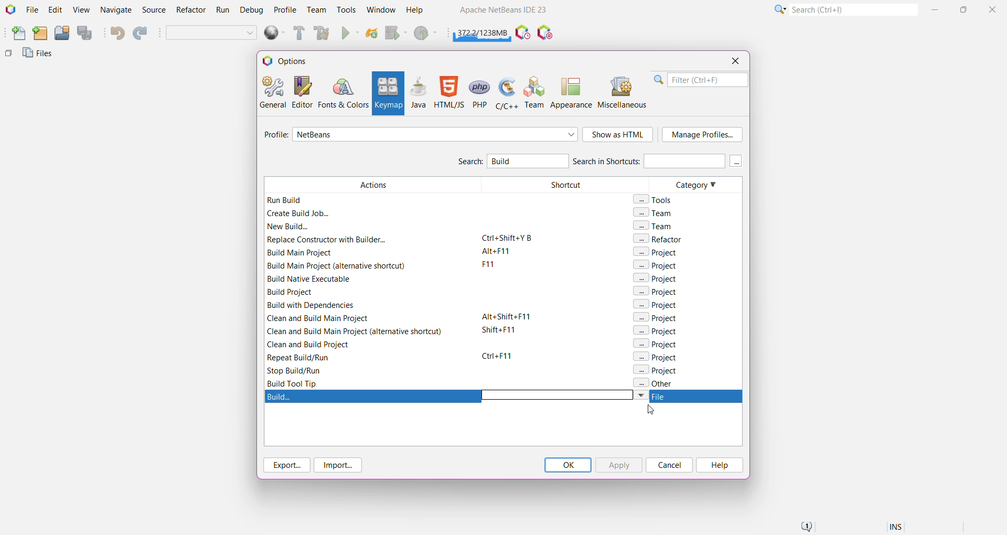 The width and height of the screenshot is (1007, 535). I want to click on Options, so click(290, 60).